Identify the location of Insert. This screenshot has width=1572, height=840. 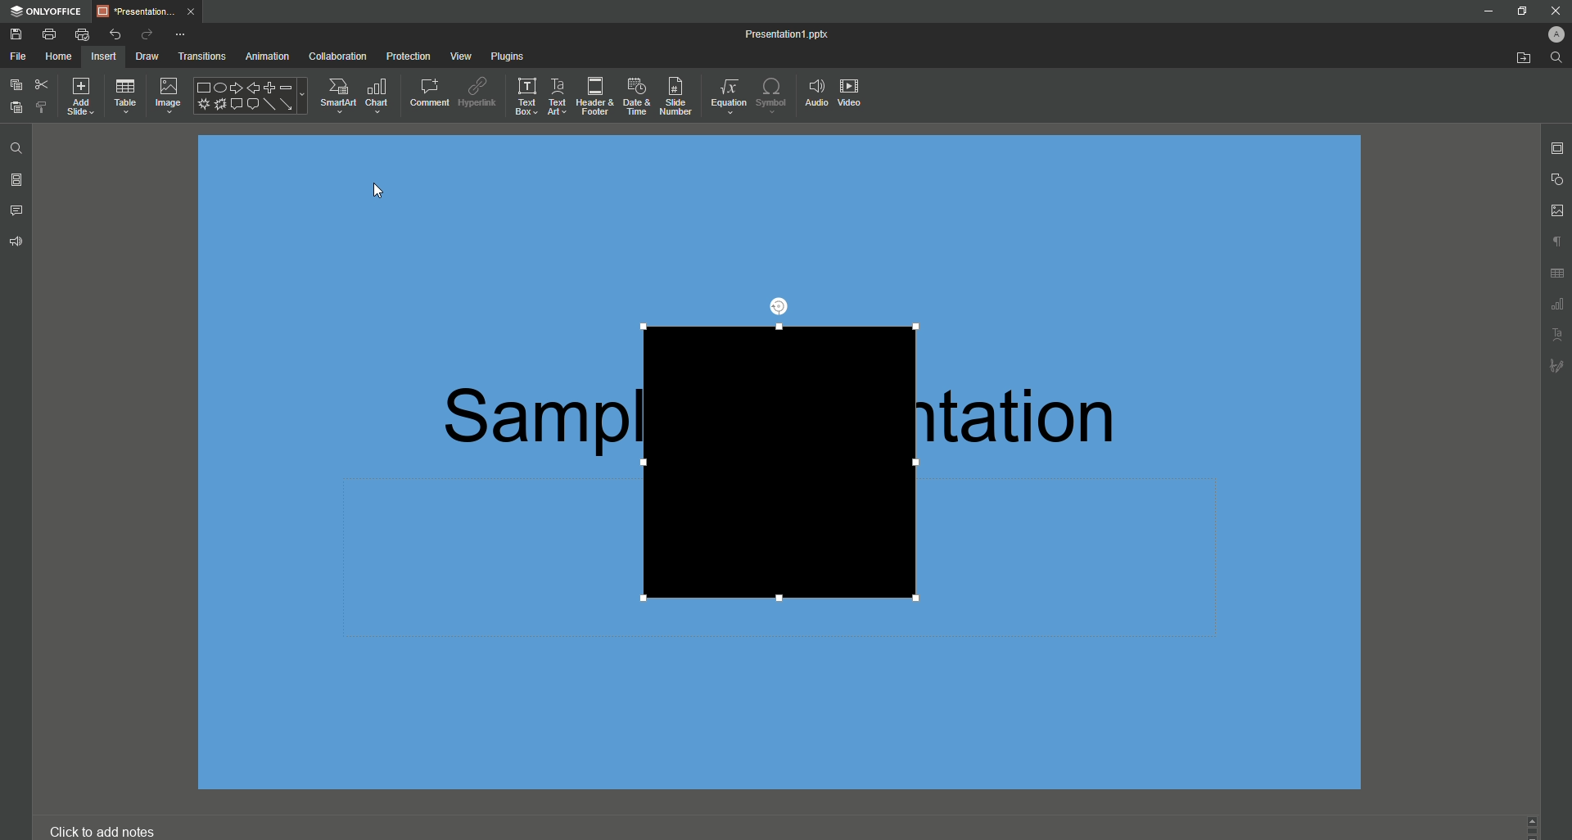
(106, 56).